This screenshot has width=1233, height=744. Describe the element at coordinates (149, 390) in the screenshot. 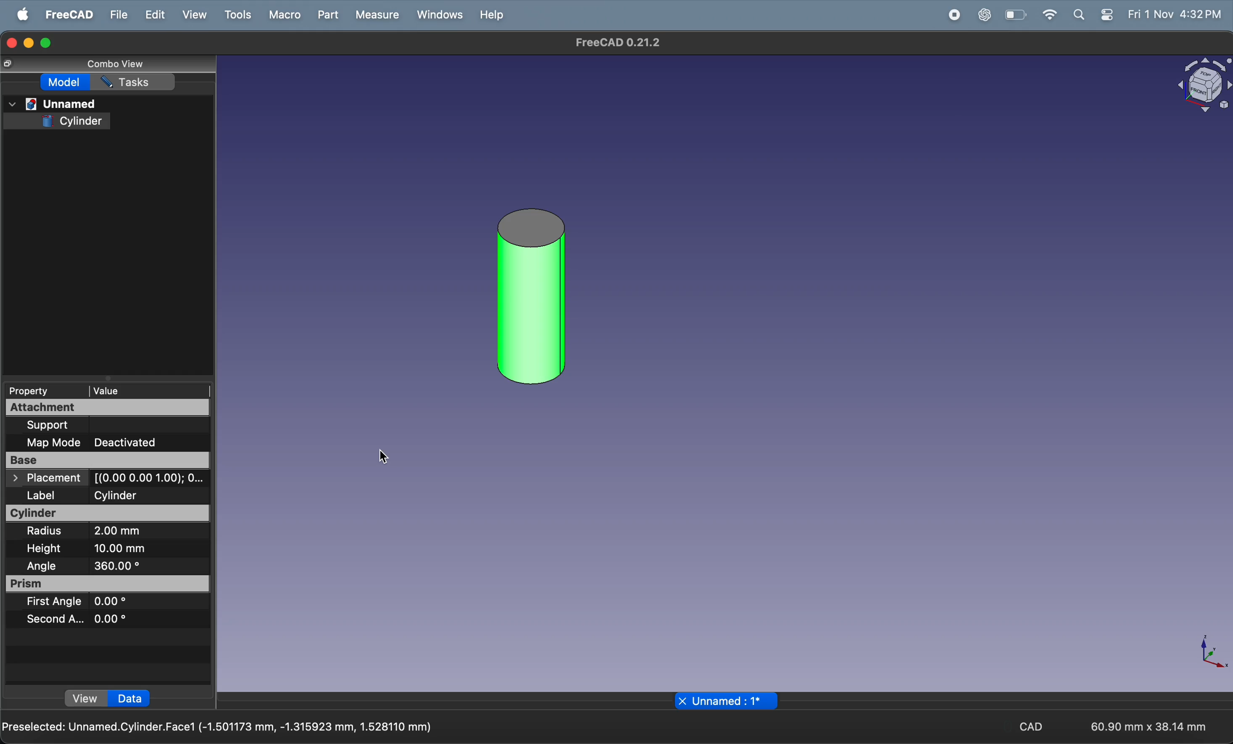

I see `value` at that location.